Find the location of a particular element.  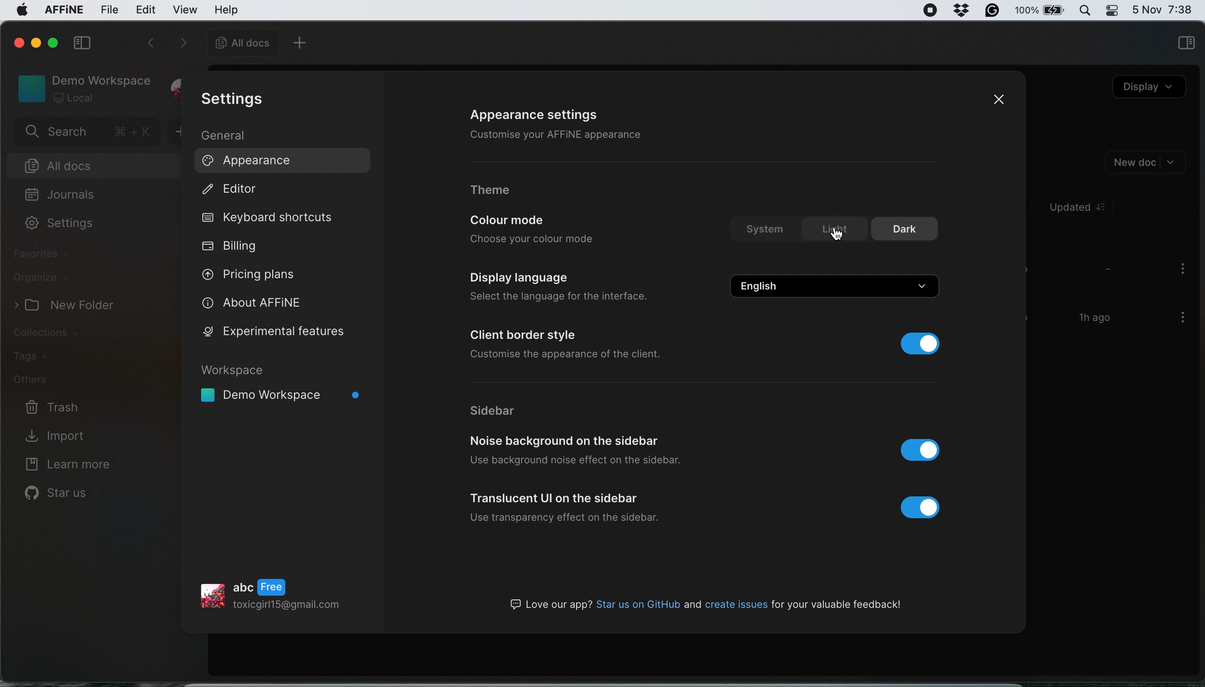

use background noise effect on the sidebar is located at coordinates (575, 461).